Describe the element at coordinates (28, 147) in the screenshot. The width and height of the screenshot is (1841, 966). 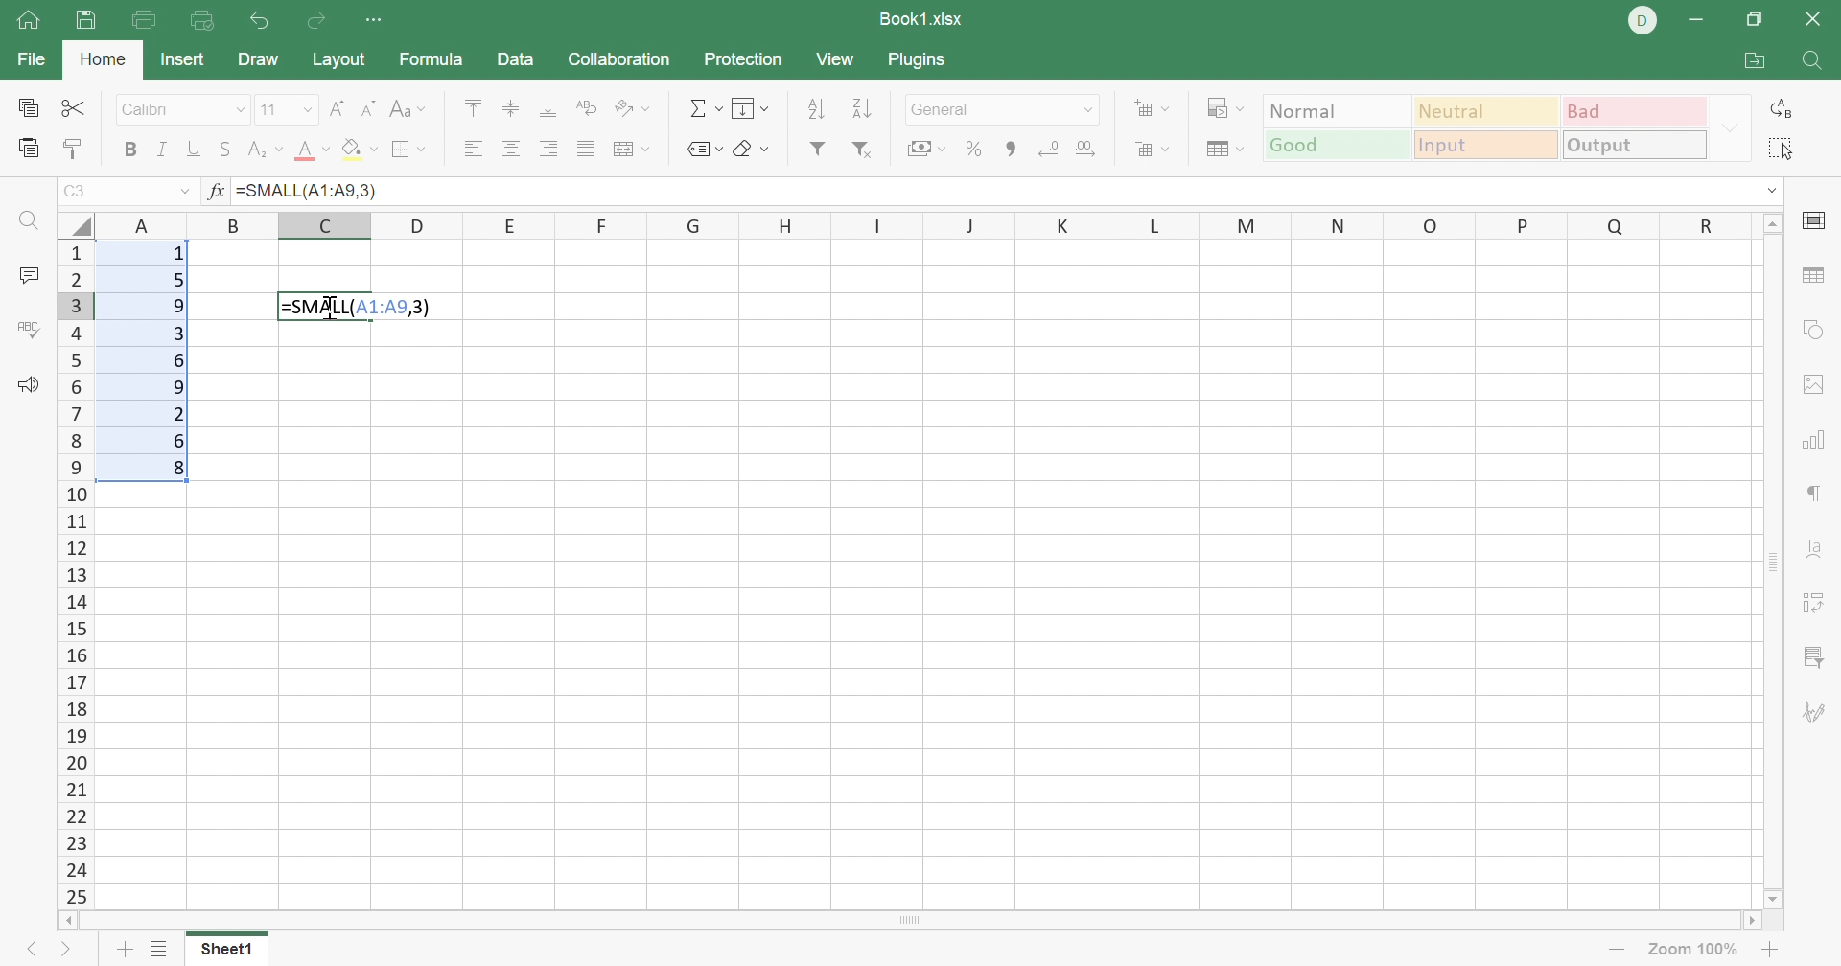
I see `Paste` at that location.